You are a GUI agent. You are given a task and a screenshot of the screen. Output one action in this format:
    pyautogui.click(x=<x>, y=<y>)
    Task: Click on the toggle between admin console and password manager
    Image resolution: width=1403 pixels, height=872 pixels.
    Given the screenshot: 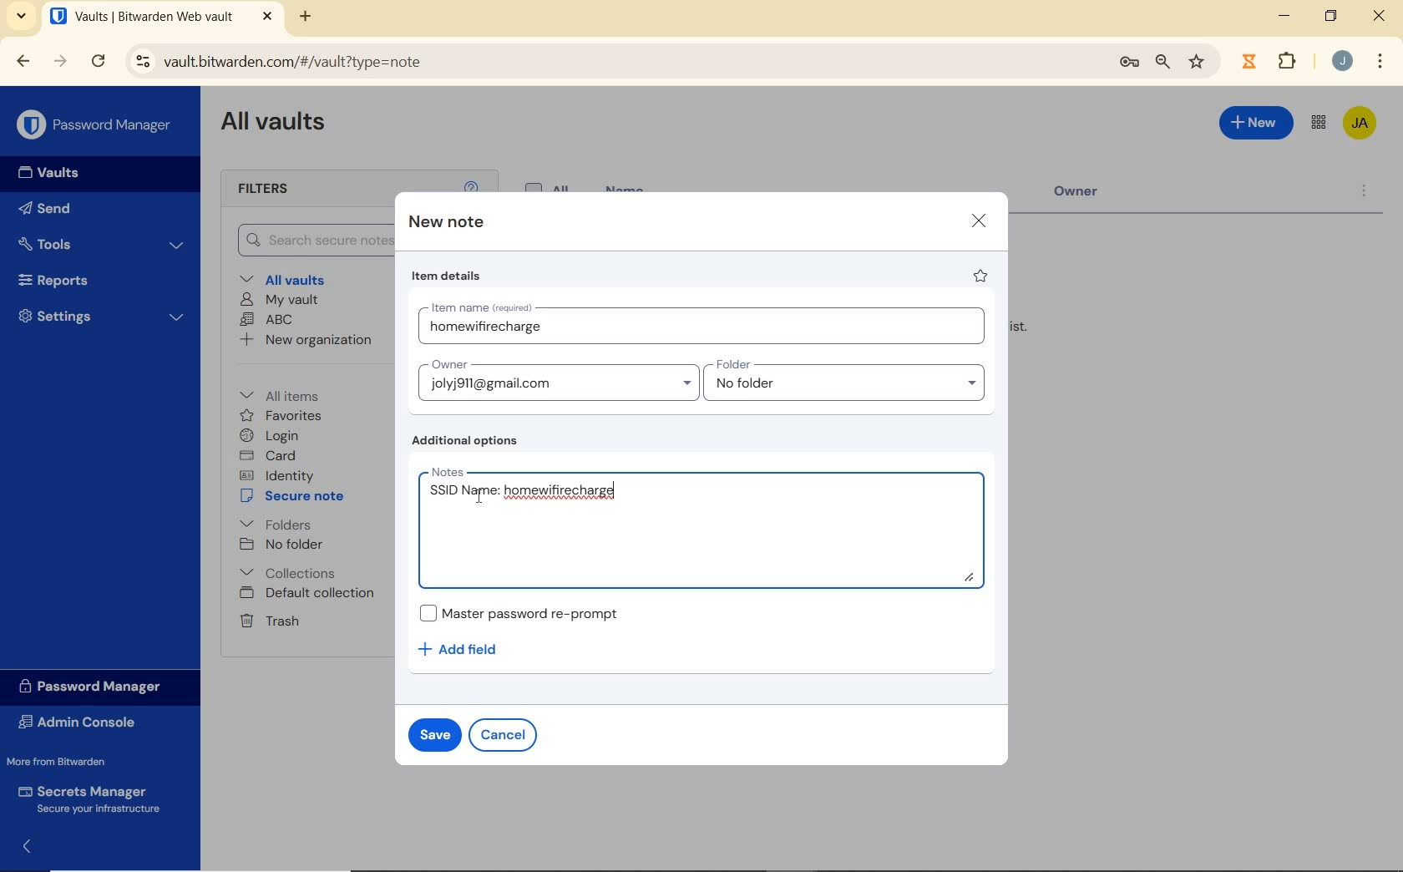 What is the action you would take?
    pyautogui.click(x=1319, y=124)
    